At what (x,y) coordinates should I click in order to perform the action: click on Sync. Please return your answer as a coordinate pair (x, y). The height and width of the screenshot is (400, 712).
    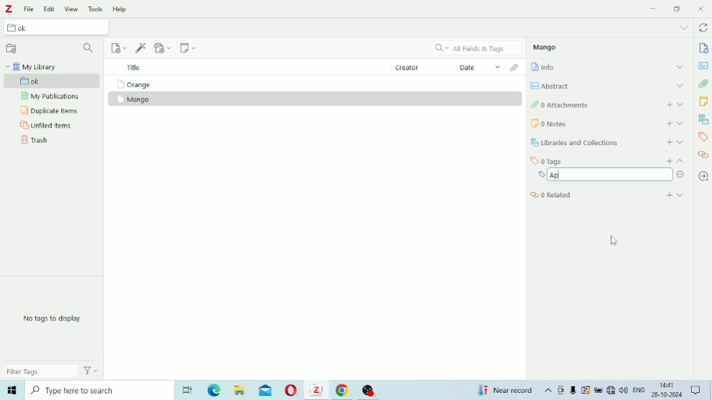
    Looking at the image, I should click on (704, 28).